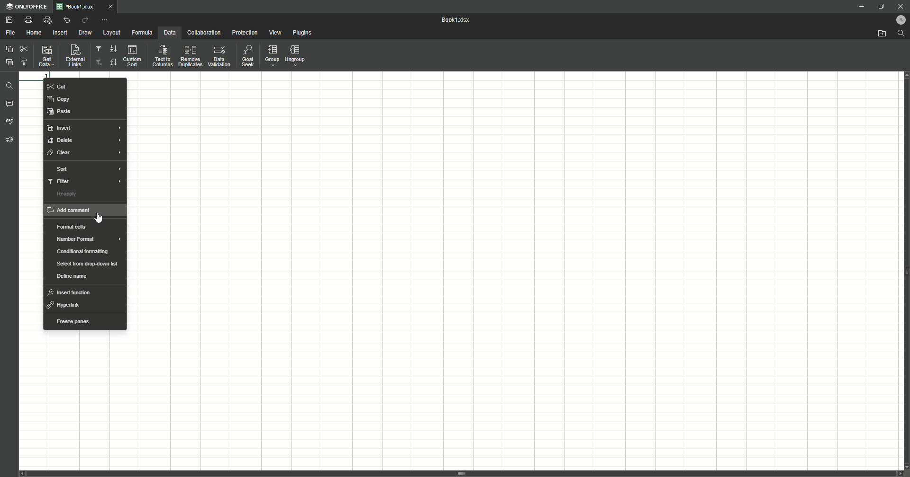 The height and width of the screenshot is (477, 910). I want to click on Feedback, so click(10, 142).